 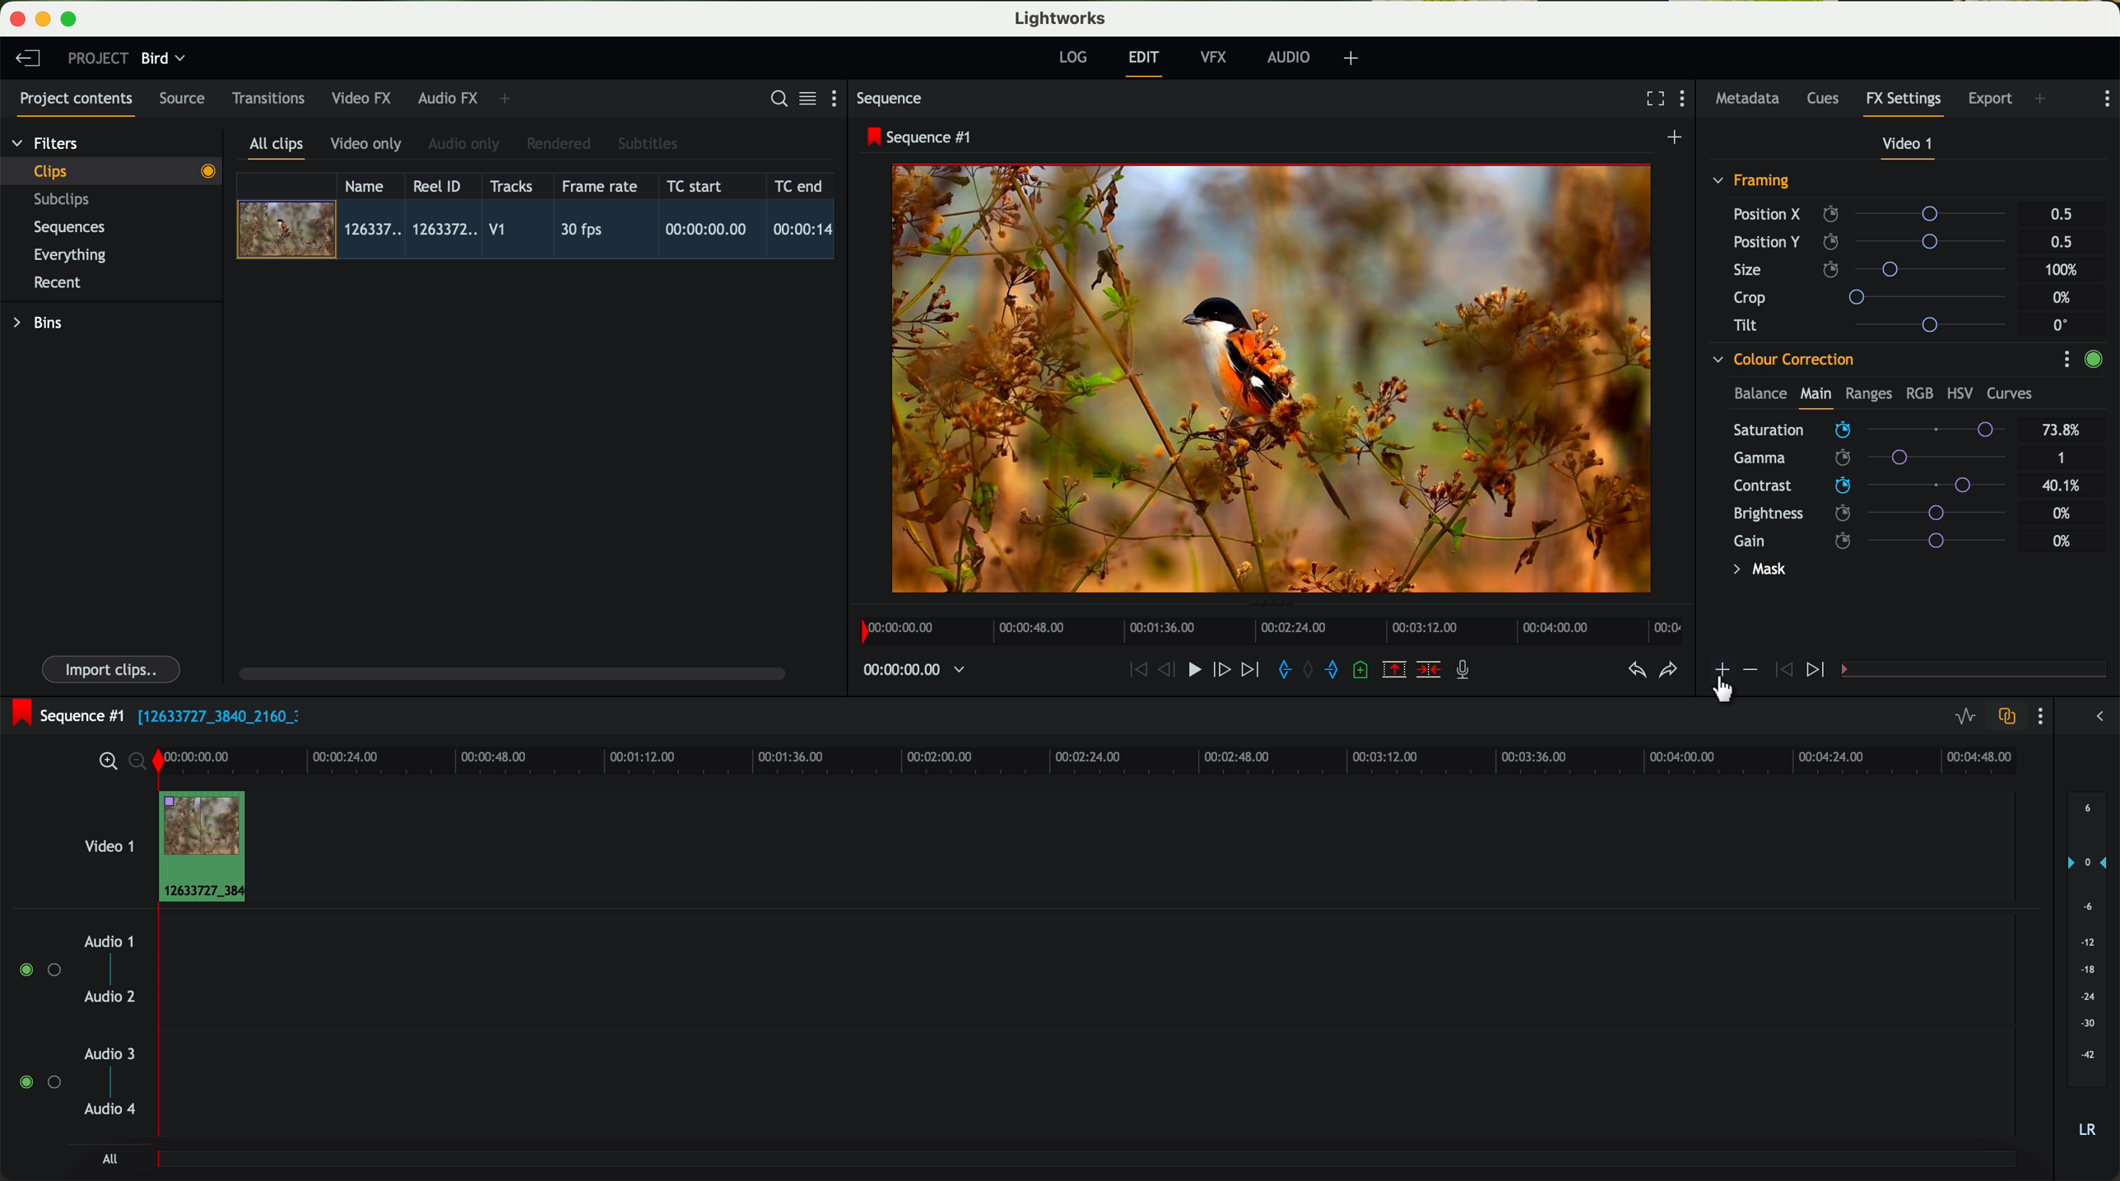 I want to click on click on saturation, so click(x=1862, y=460).